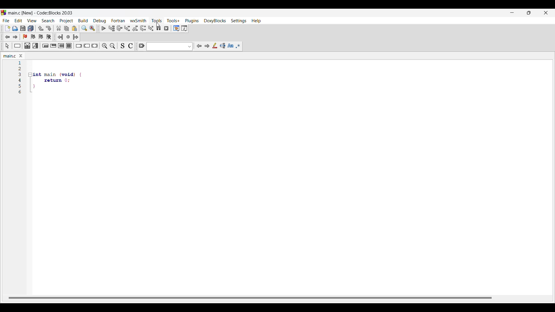 The height and width of the screenshot is (312, 555). I want to click on Current code, so click(51, 78).